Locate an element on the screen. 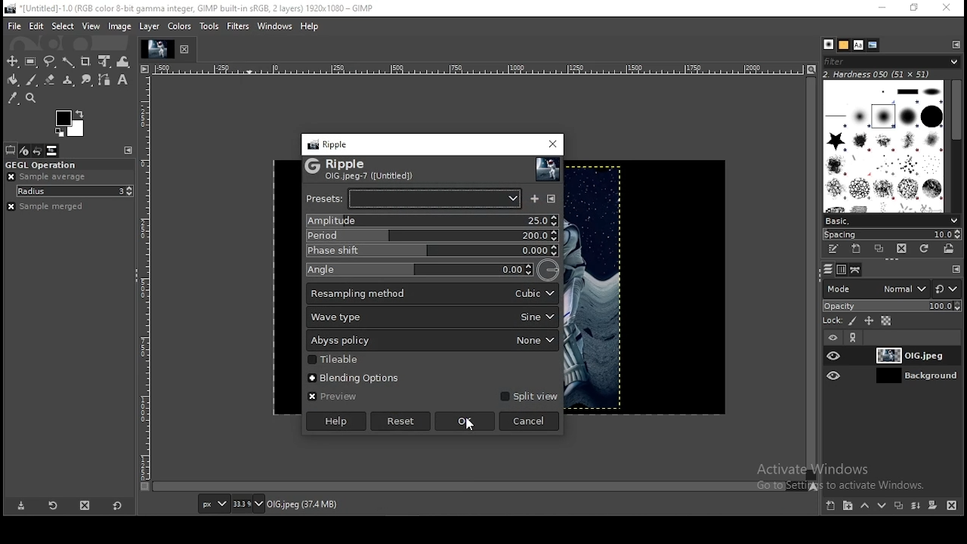 The image size is (967, 544). paths tool is located at coordinates (104, 80).